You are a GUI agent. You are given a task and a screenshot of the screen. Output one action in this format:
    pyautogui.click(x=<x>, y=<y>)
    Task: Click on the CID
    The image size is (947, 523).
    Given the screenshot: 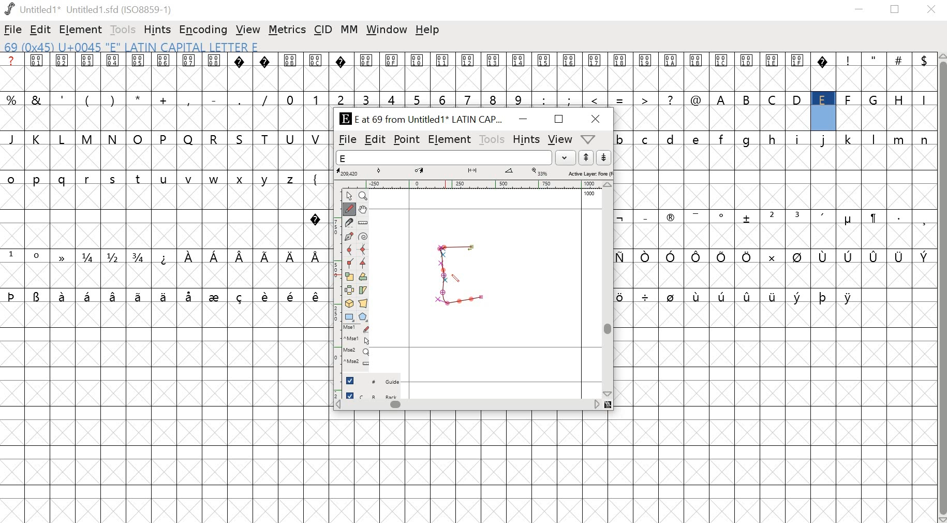 What is the action you would take?
    pyautogui.click(x=323, y=31)
    